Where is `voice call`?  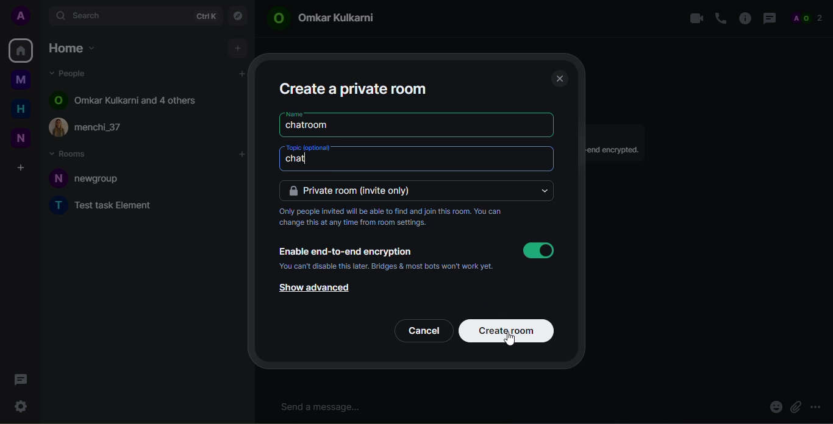 voice call is located at coordinates (720, 18).